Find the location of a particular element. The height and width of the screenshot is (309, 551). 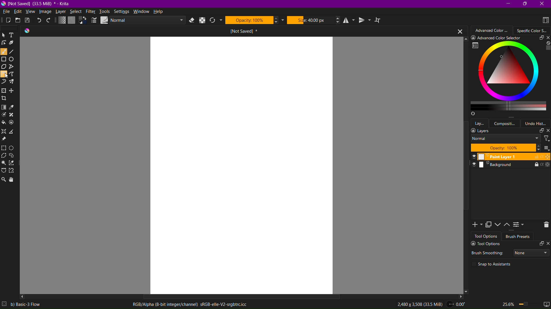

Wrap Around Mode is located at coordinates (380, 21).